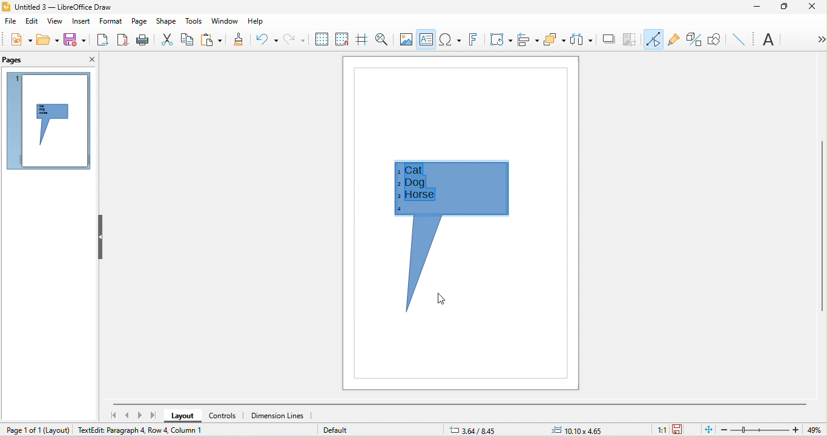 This screenshot has height=437, width=827. What do you see at coordinates (501, 41) in the screenshot?
I see `transformation` at bounding box center [501, 41].